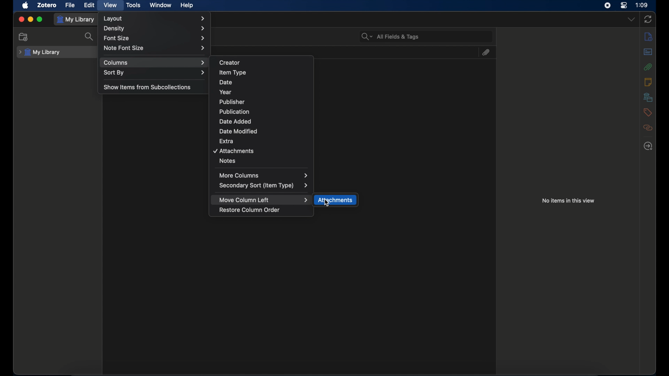 The width and height of the screenshot is (669, 376). What do you see at coordinates (647, 112) in the screenshot?
I see `tags` at bounding box center [647, 112].